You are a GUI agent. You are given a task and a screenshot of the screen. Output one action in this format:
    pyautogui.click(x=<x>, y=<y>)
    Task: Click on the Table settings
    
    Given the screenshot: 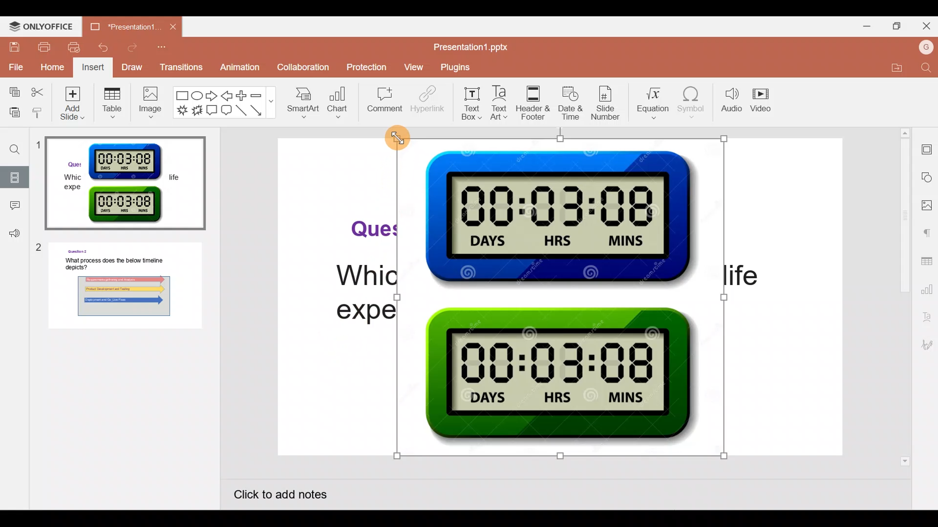 What is the action you would take?
    pyautogui.click(x=926, y=263)
    